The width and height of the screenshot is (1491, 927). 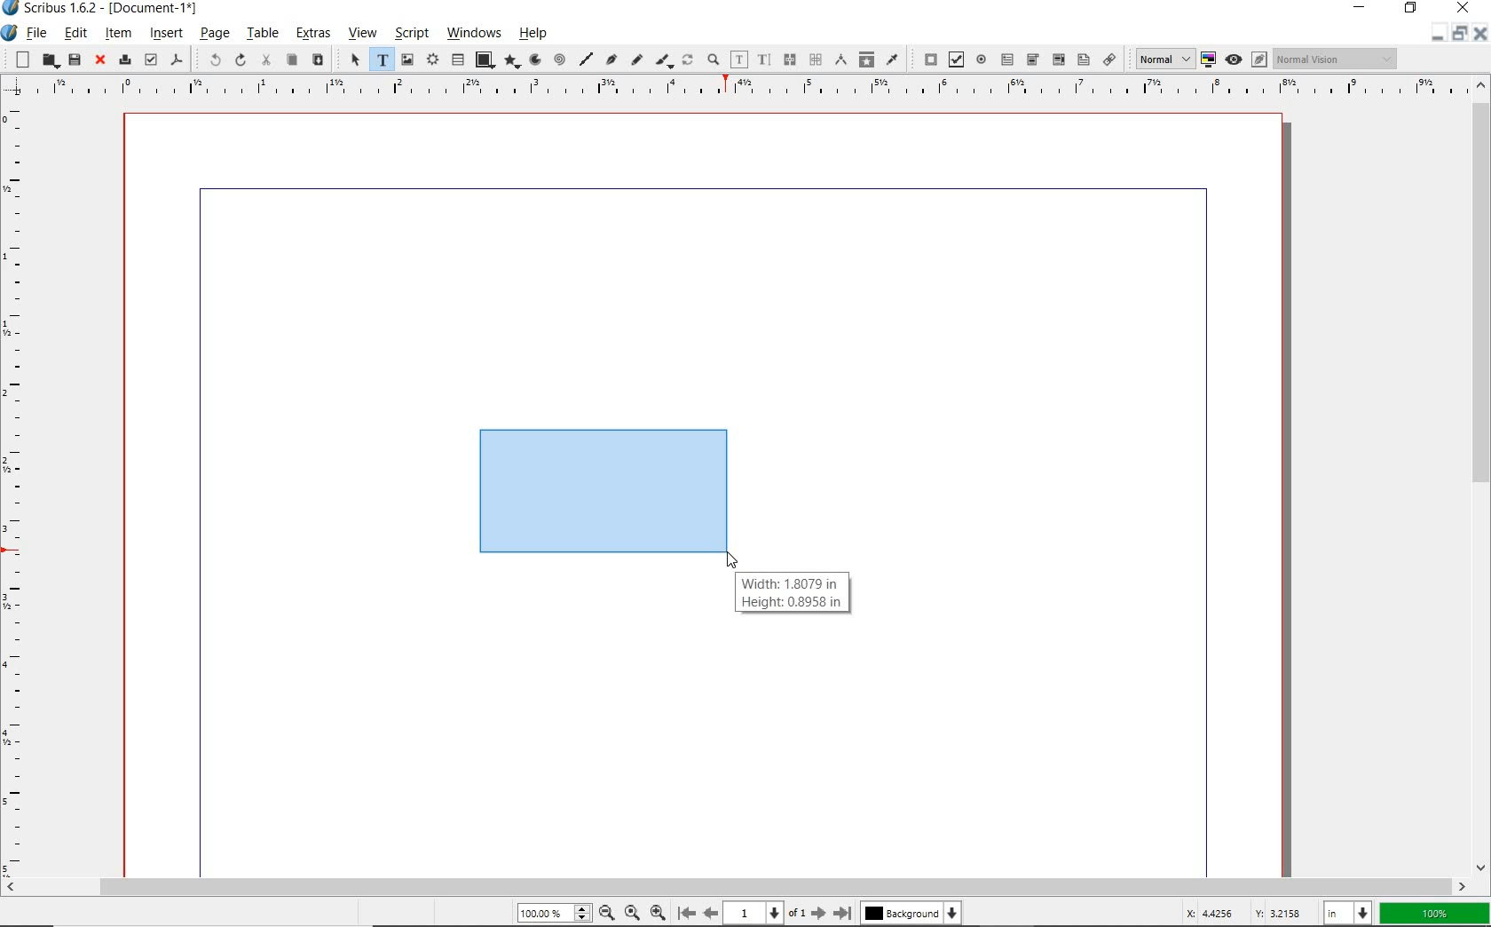 I want to click on windows, so click(x=476, y=34).